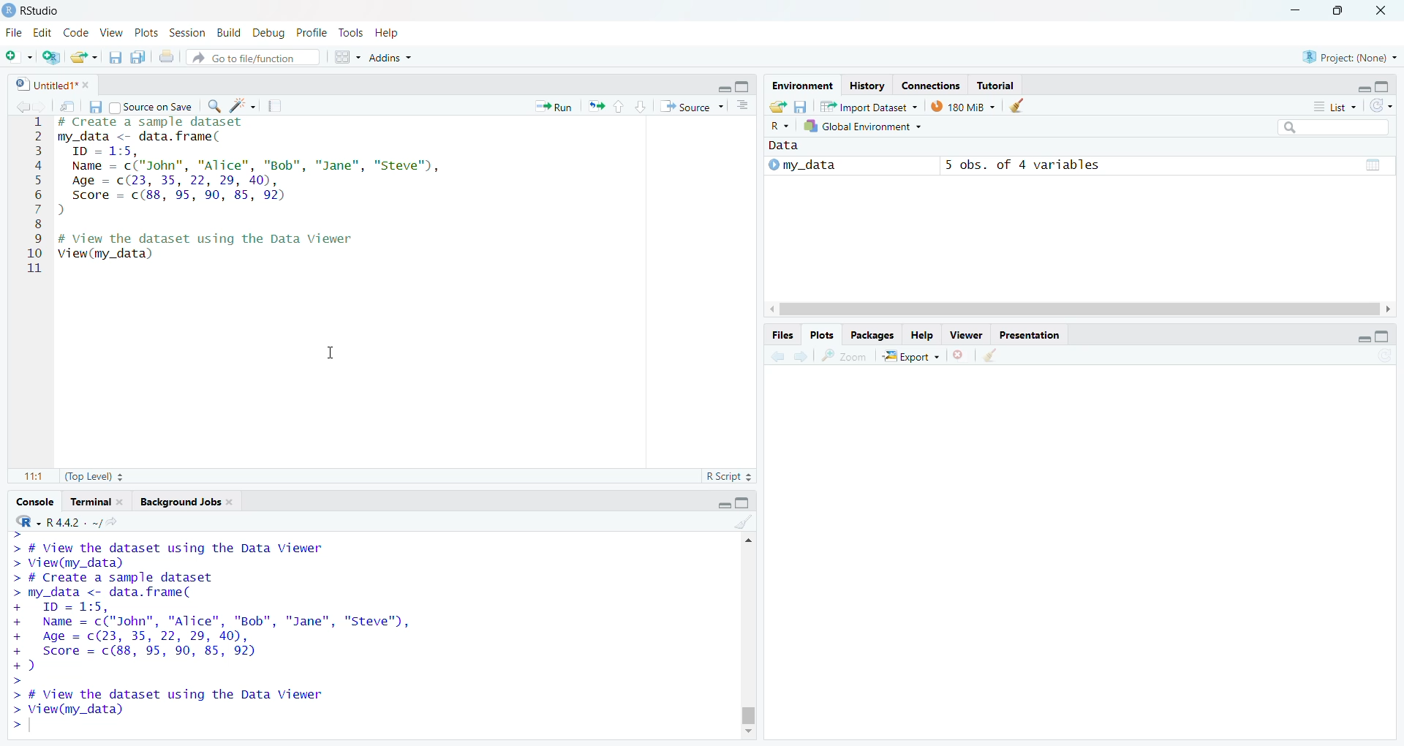 The width and height of the screenshot is (1404, 746). Describe the element at coordinates (1337, 11) in the screenshot. I see `Maximize` at that location.